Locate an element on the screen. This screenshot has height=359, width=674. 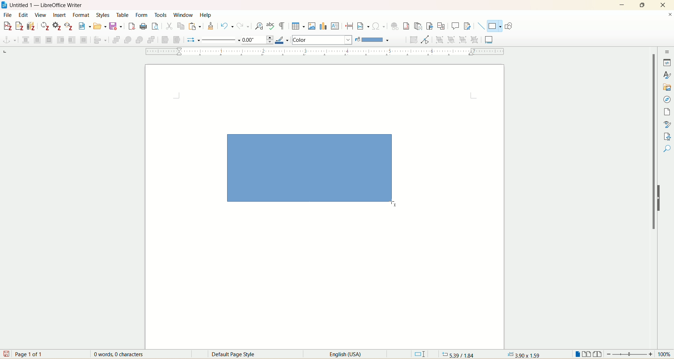
none is located at coordinates (25, 40).